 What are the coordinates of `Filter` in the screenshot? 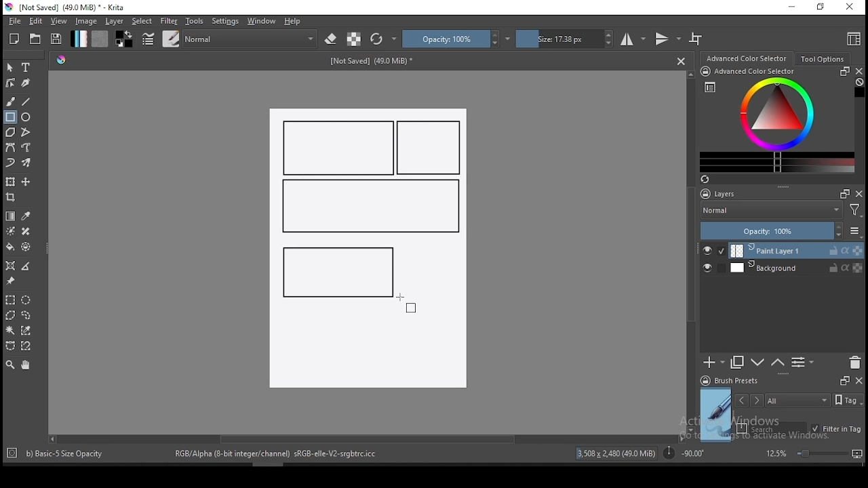 It's located at (855, 212).